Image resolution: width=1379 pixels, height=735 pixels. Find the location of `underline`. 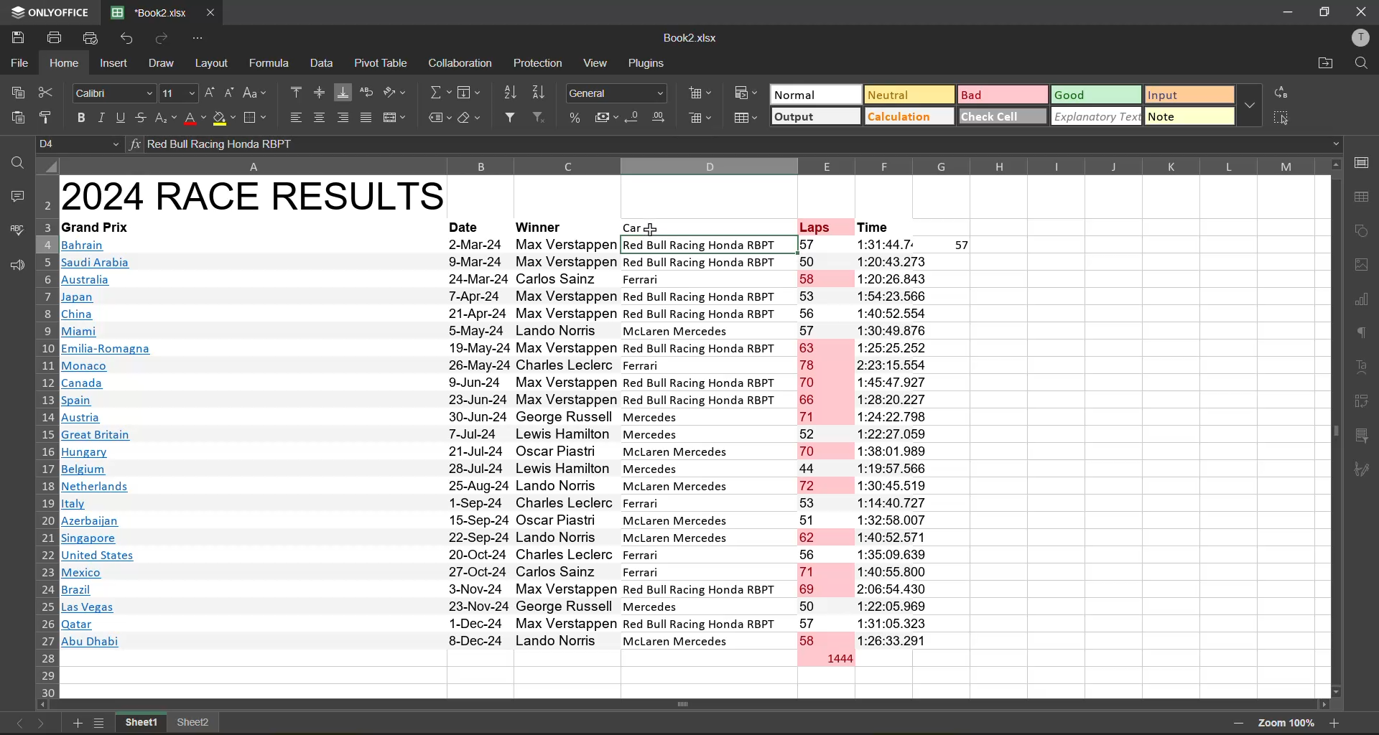

underline is located at coordinates (120, 118).